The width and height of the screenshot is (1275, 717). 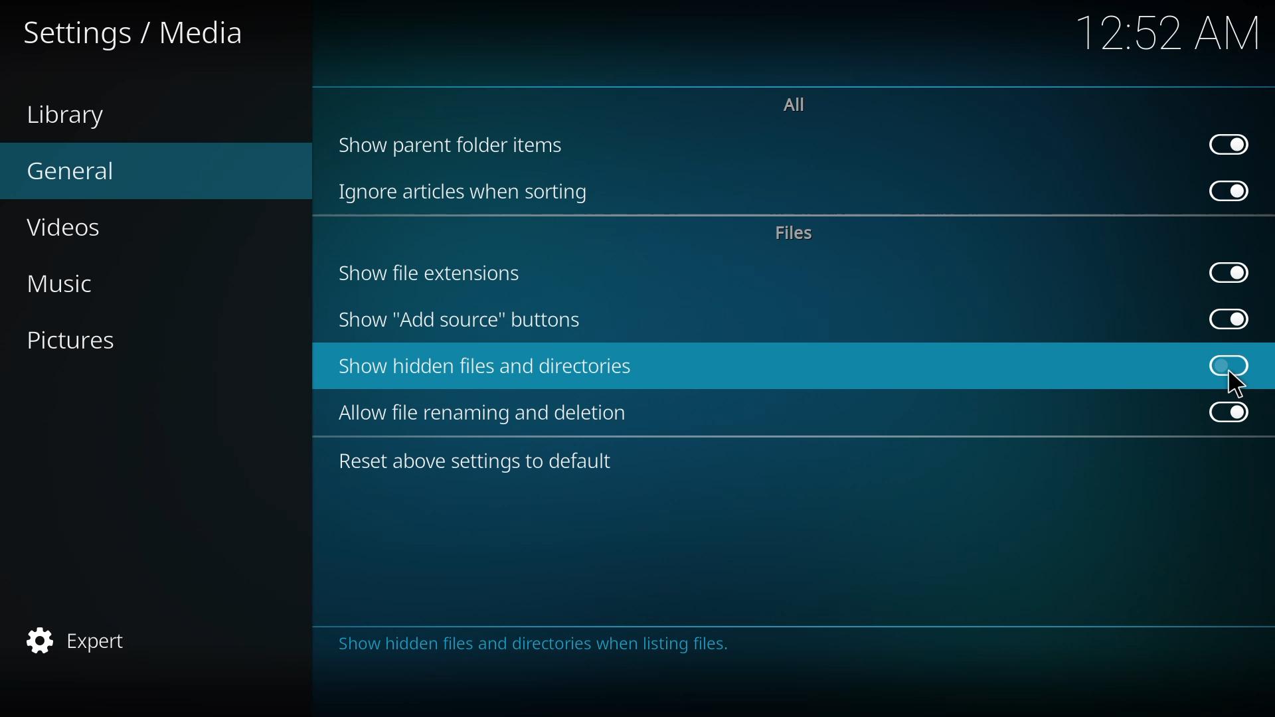 I want to click on cursor, so click(x=1240, y=384).